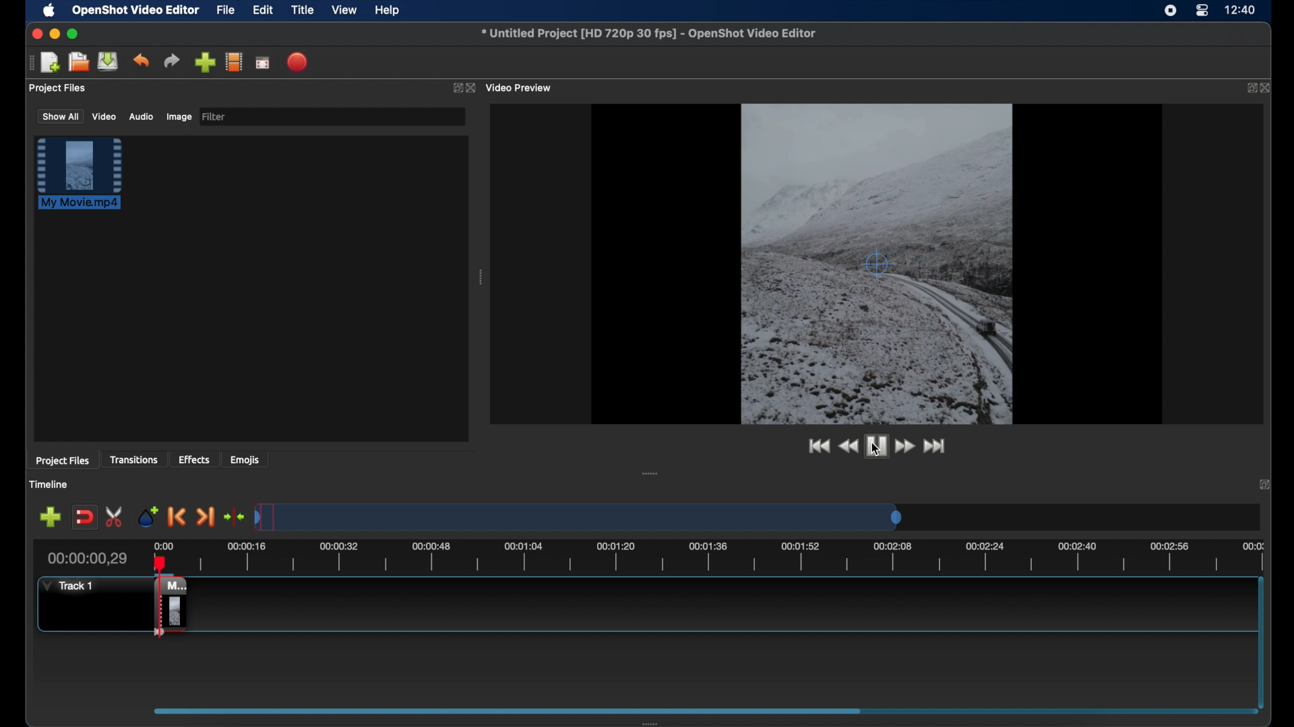 This screenshot has width=1294, height=727. What do you see at coordinates (63, 461) in the screenshot?
I see `project files` at bounding box center [63, 461].